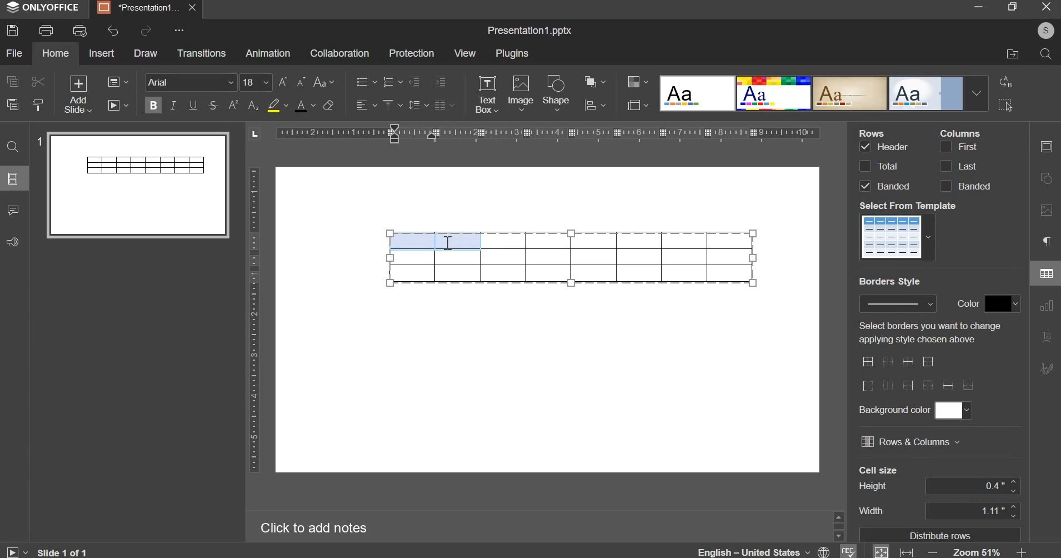 This screenshot has width=1061, height=558. I want to click on copy style, so click(39, 105).